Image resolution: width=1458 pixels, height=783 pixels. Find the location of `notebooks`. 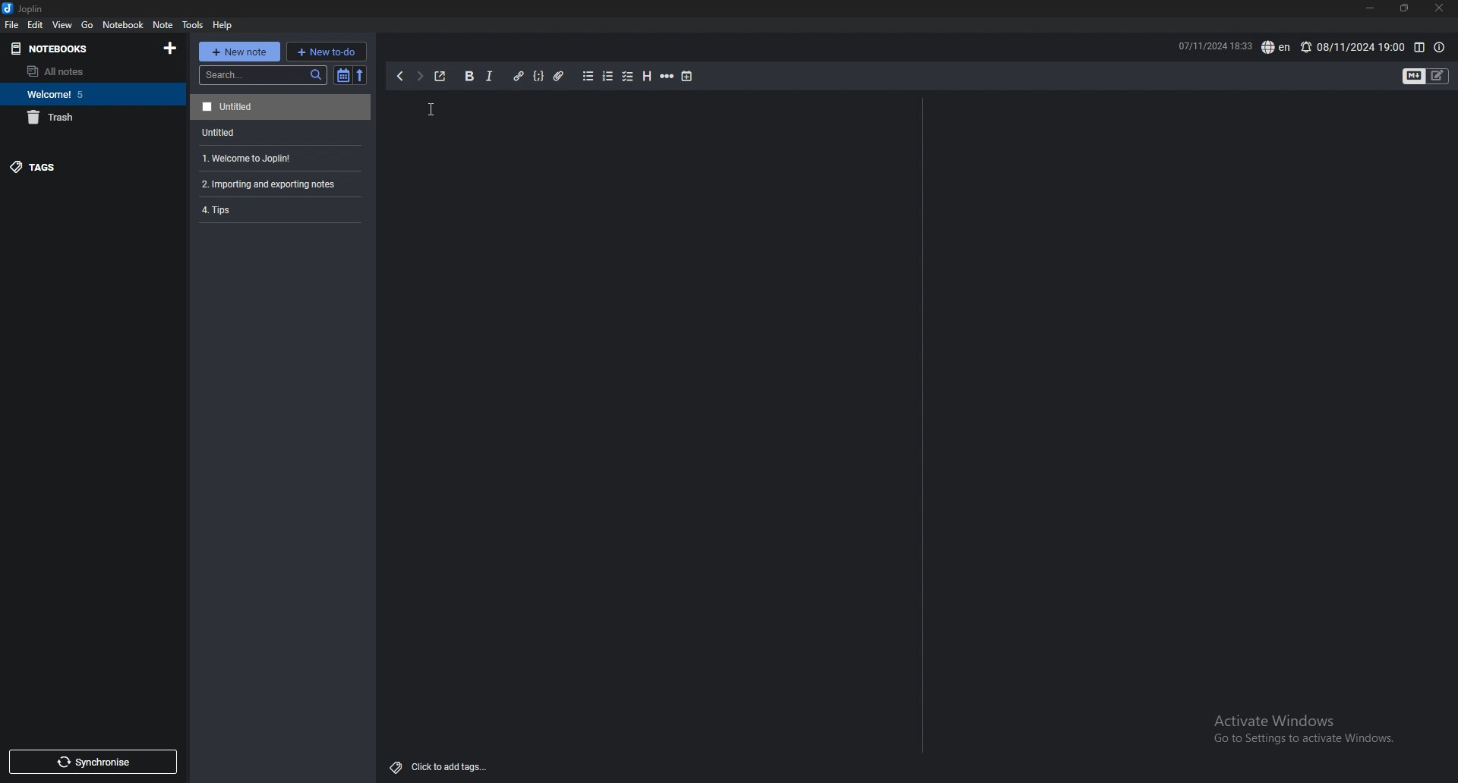

notebooks is located at coordinates (70, 49).